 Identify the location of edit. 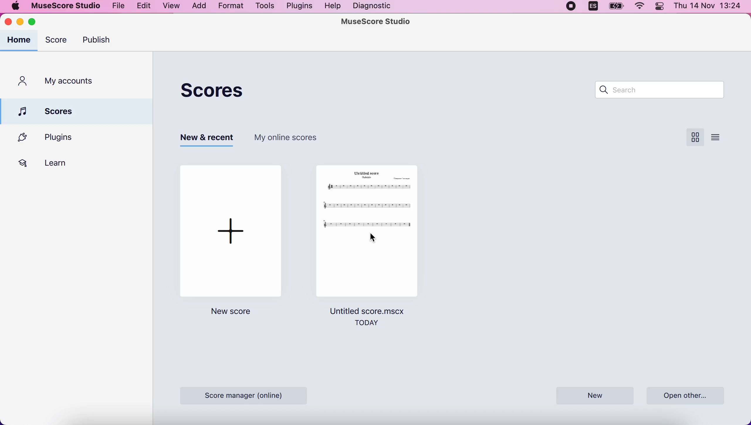
(142, 7).